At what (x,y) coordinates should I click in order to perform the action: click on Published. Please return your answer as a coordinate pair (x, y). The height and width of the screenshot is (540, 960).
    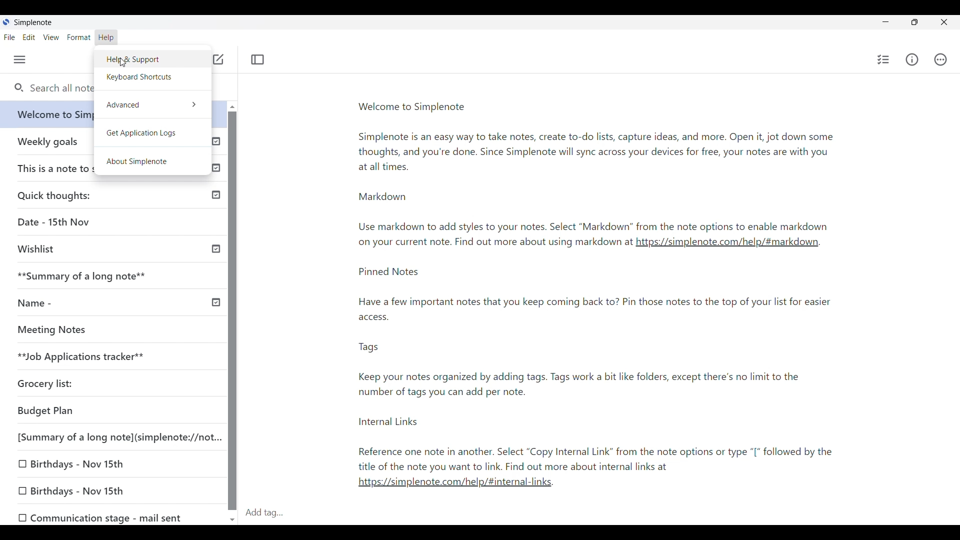
    Looking at the image, I should click on (218, 141).